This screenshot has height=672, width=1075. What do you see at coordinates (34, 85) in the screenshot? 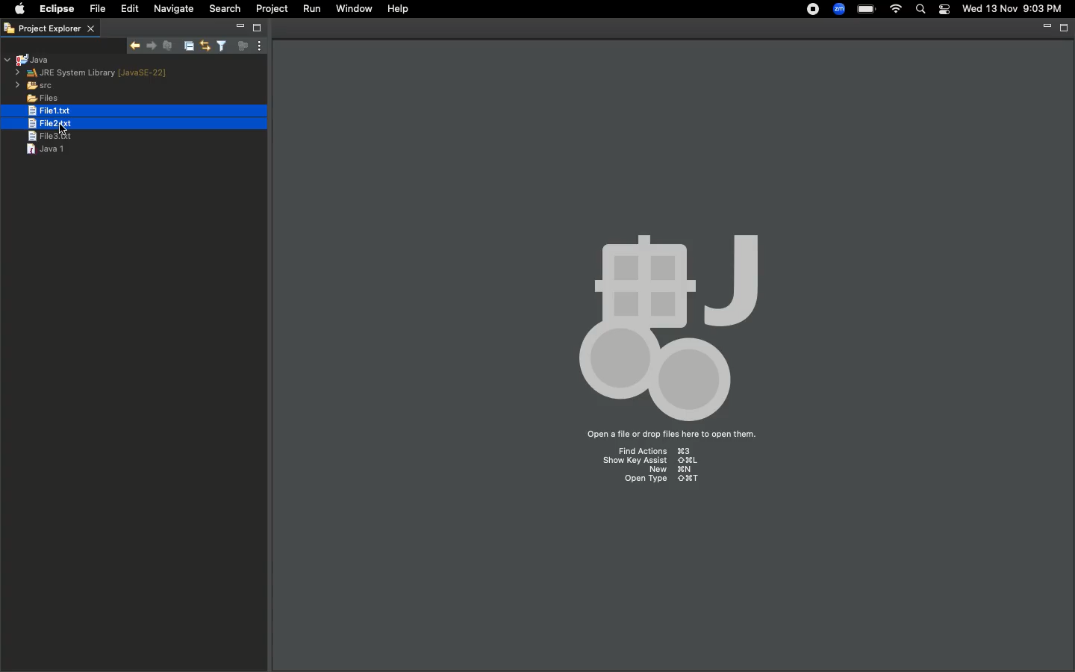
I see `src` at bounding box center [34, 85].